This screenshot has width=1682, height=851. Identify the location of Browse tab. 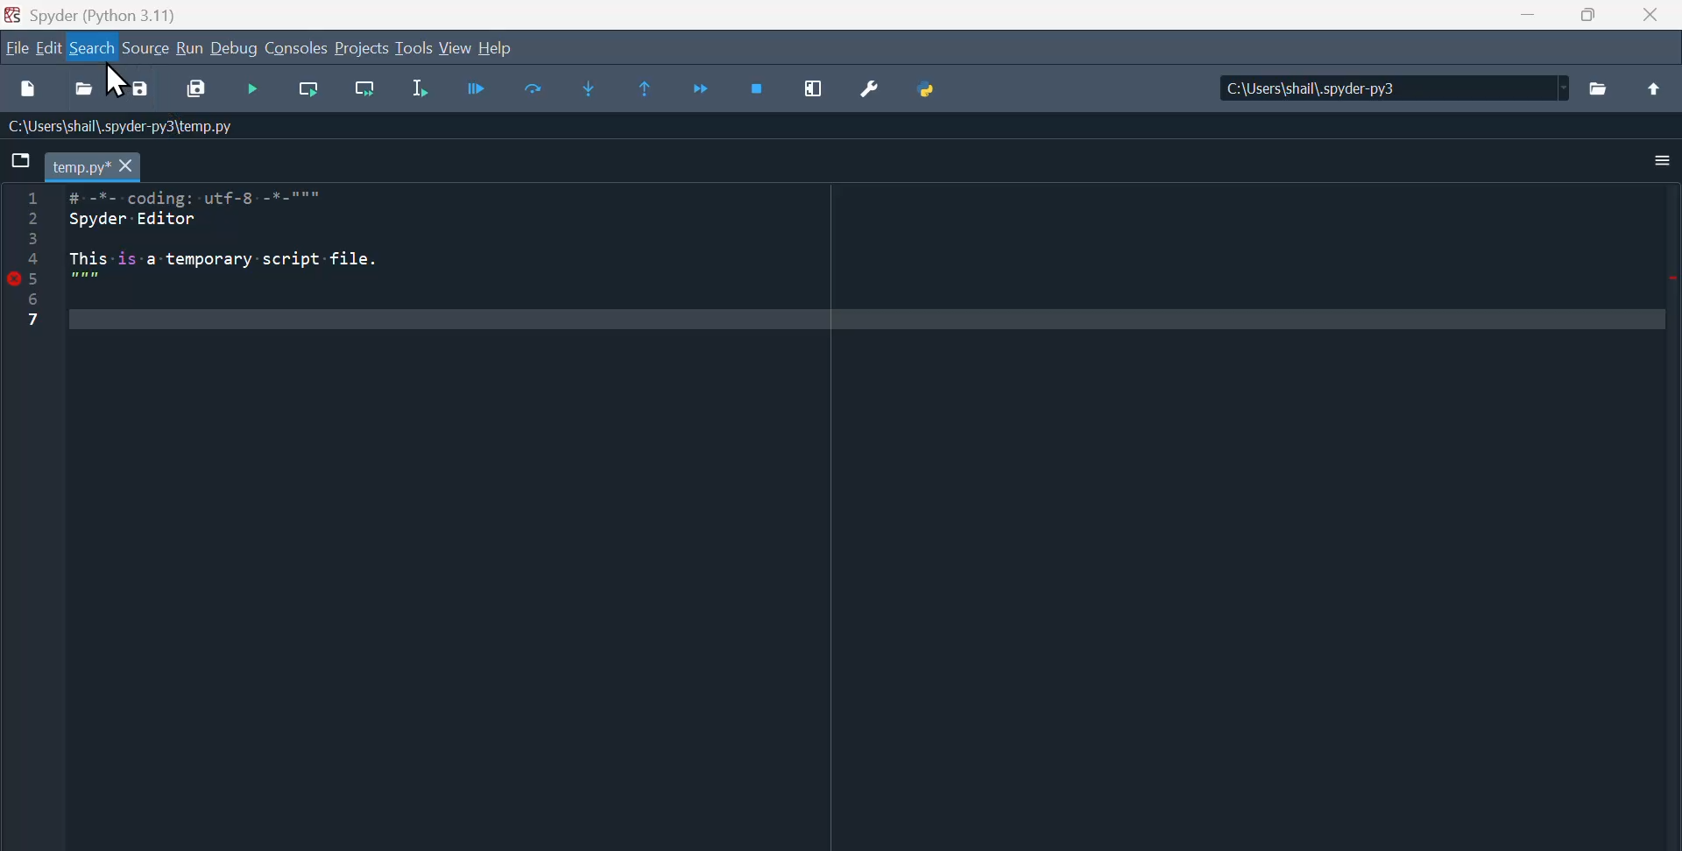
(21, 164).